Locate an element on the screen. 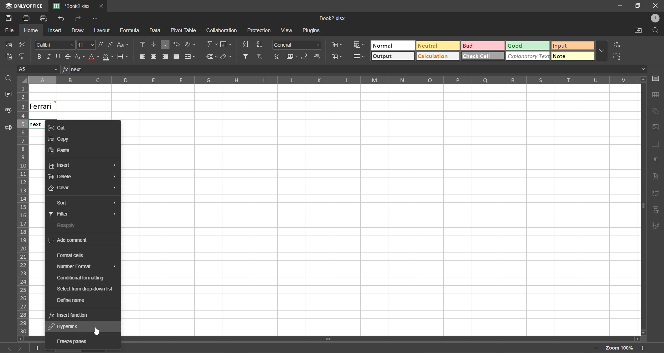  redo is located at coordinates (79, 18).